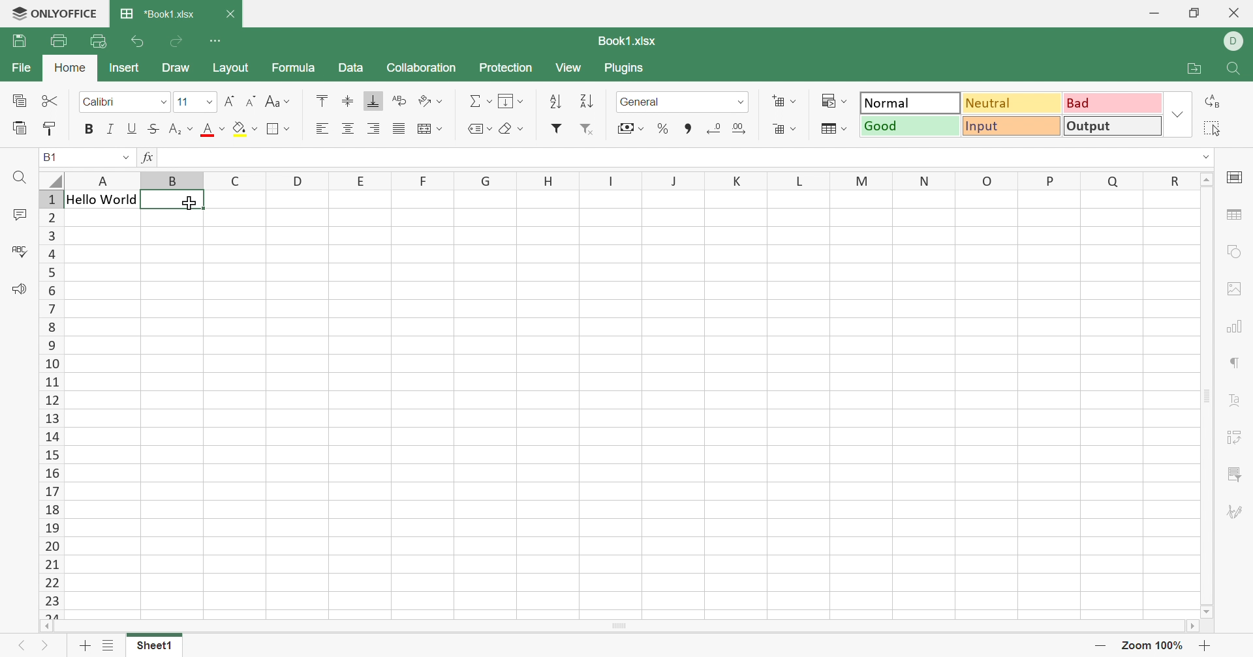 The height and width of the screenshot is (657, 1253). Describe the element at coordinates (125, 102) in the screenshot. I see `Font` at that location.